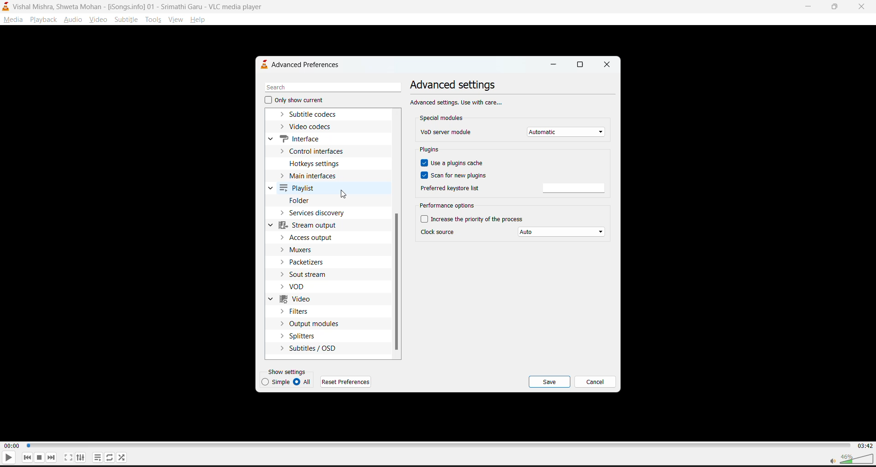 This screenshot has height=467, width=876. What do you see at coordinates (177, 21) in the screenshot?
I see `view` at bounding box center [177, 21].